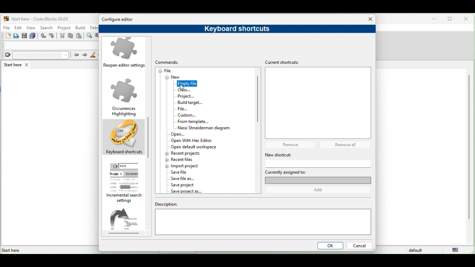  What do you see at coordinates (184, 178) in the screenshot?
I see `save file as` at bounding box center [184, 178].